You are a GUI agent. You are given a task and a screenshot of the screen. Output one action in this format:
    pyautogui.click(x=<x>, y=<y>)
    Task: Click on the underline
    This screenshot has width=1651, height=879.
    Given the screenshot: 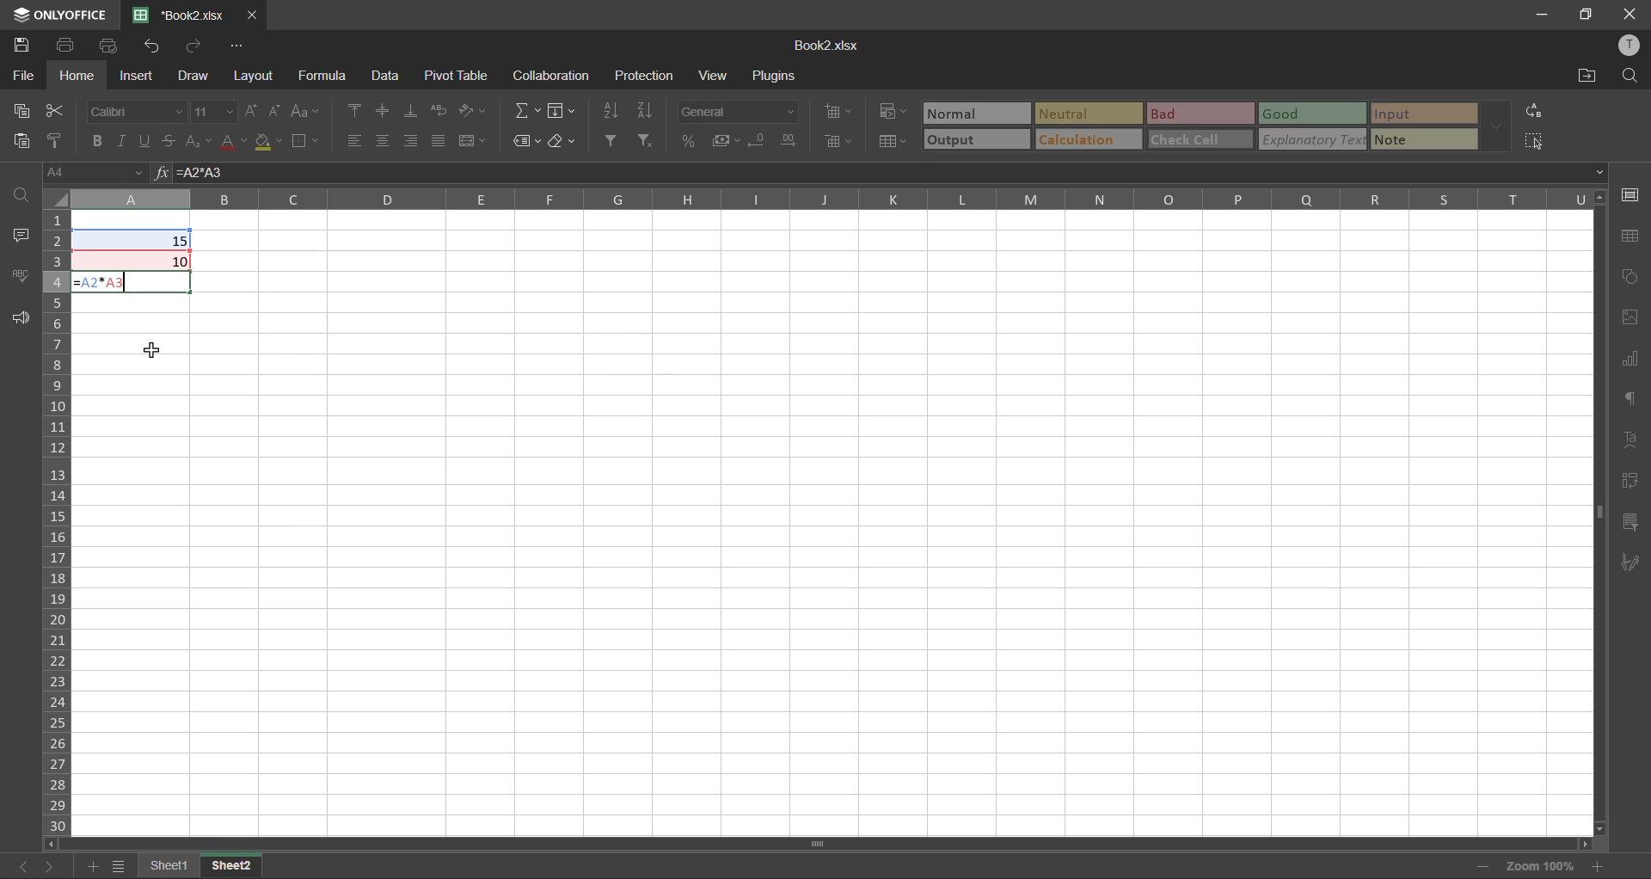 What is the action you would take?
    pyautogui.click(x=144, y=138)
    